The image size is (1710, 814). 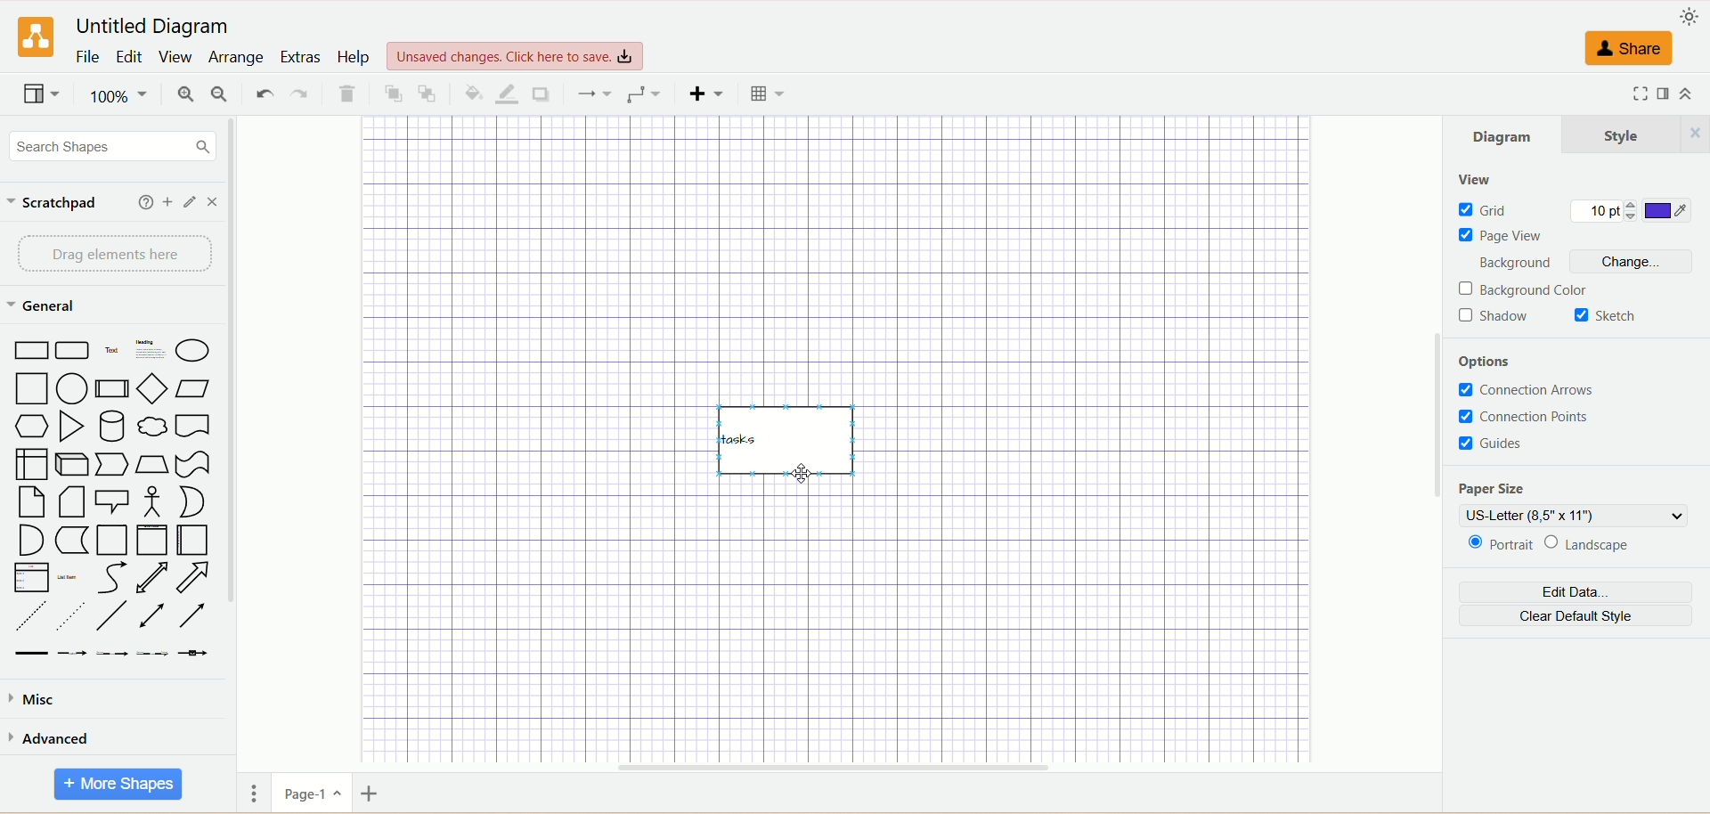 What do you see at coordinates (71, 503) in the screenshot?
I see `Folded Page` at bounding box center [71, 503].